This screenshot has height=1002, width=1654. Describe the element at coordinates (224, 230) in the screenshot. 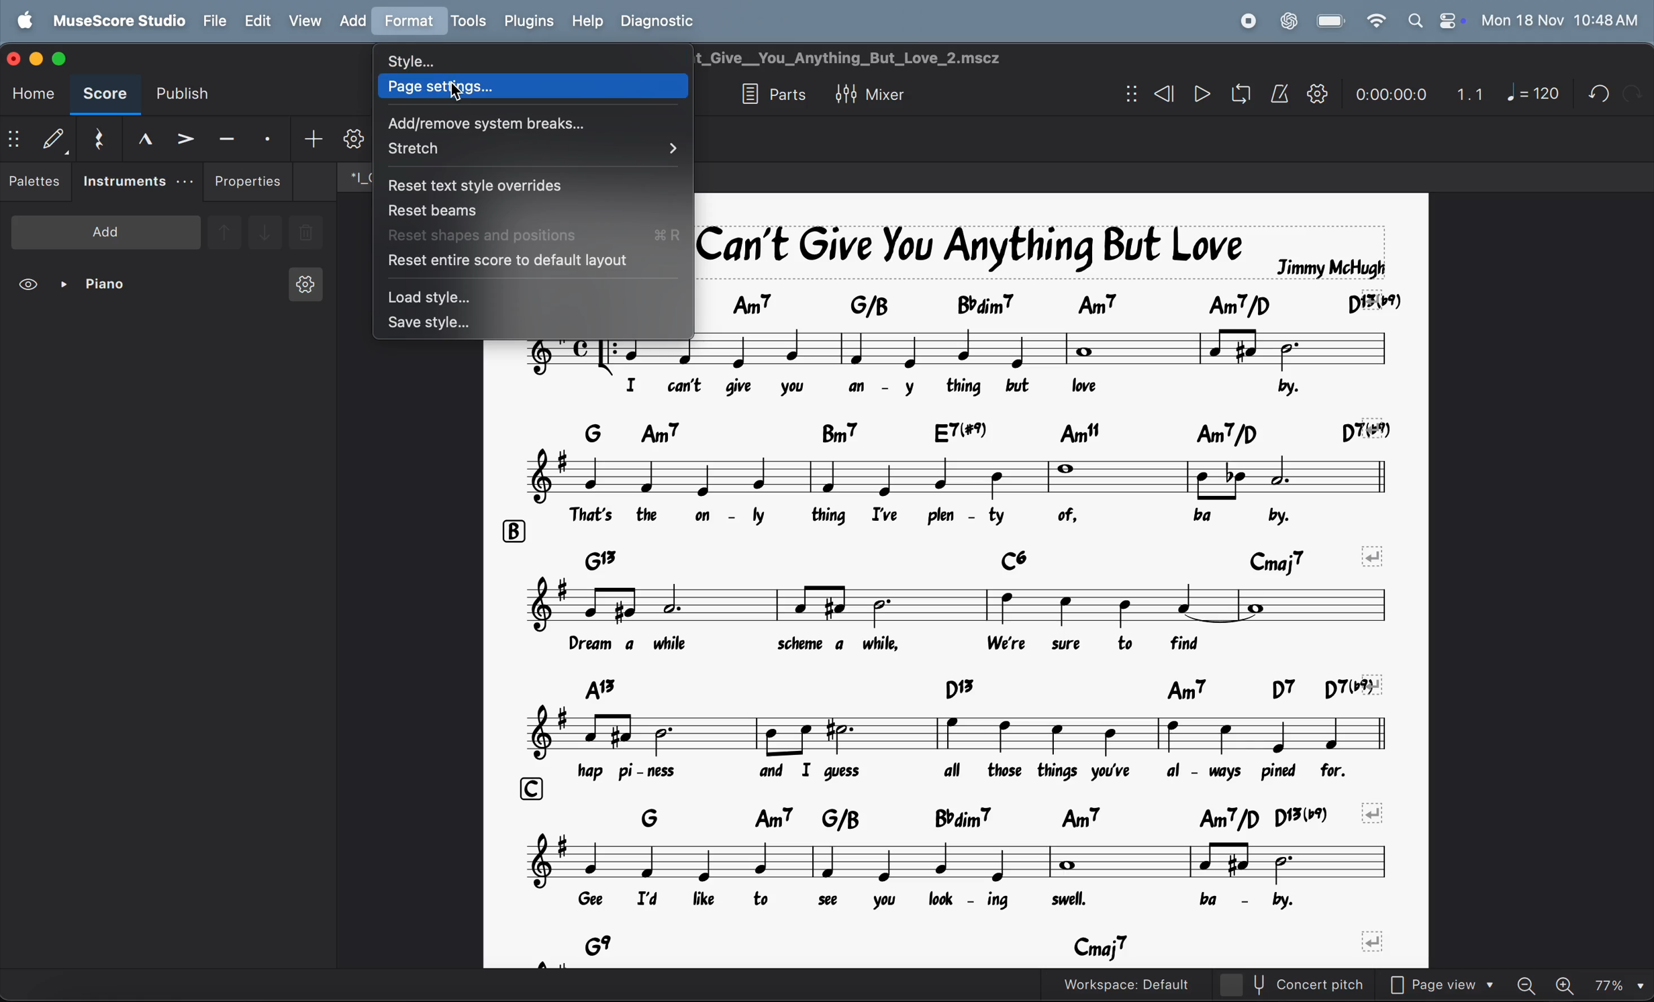

I see `uptone` at that location.